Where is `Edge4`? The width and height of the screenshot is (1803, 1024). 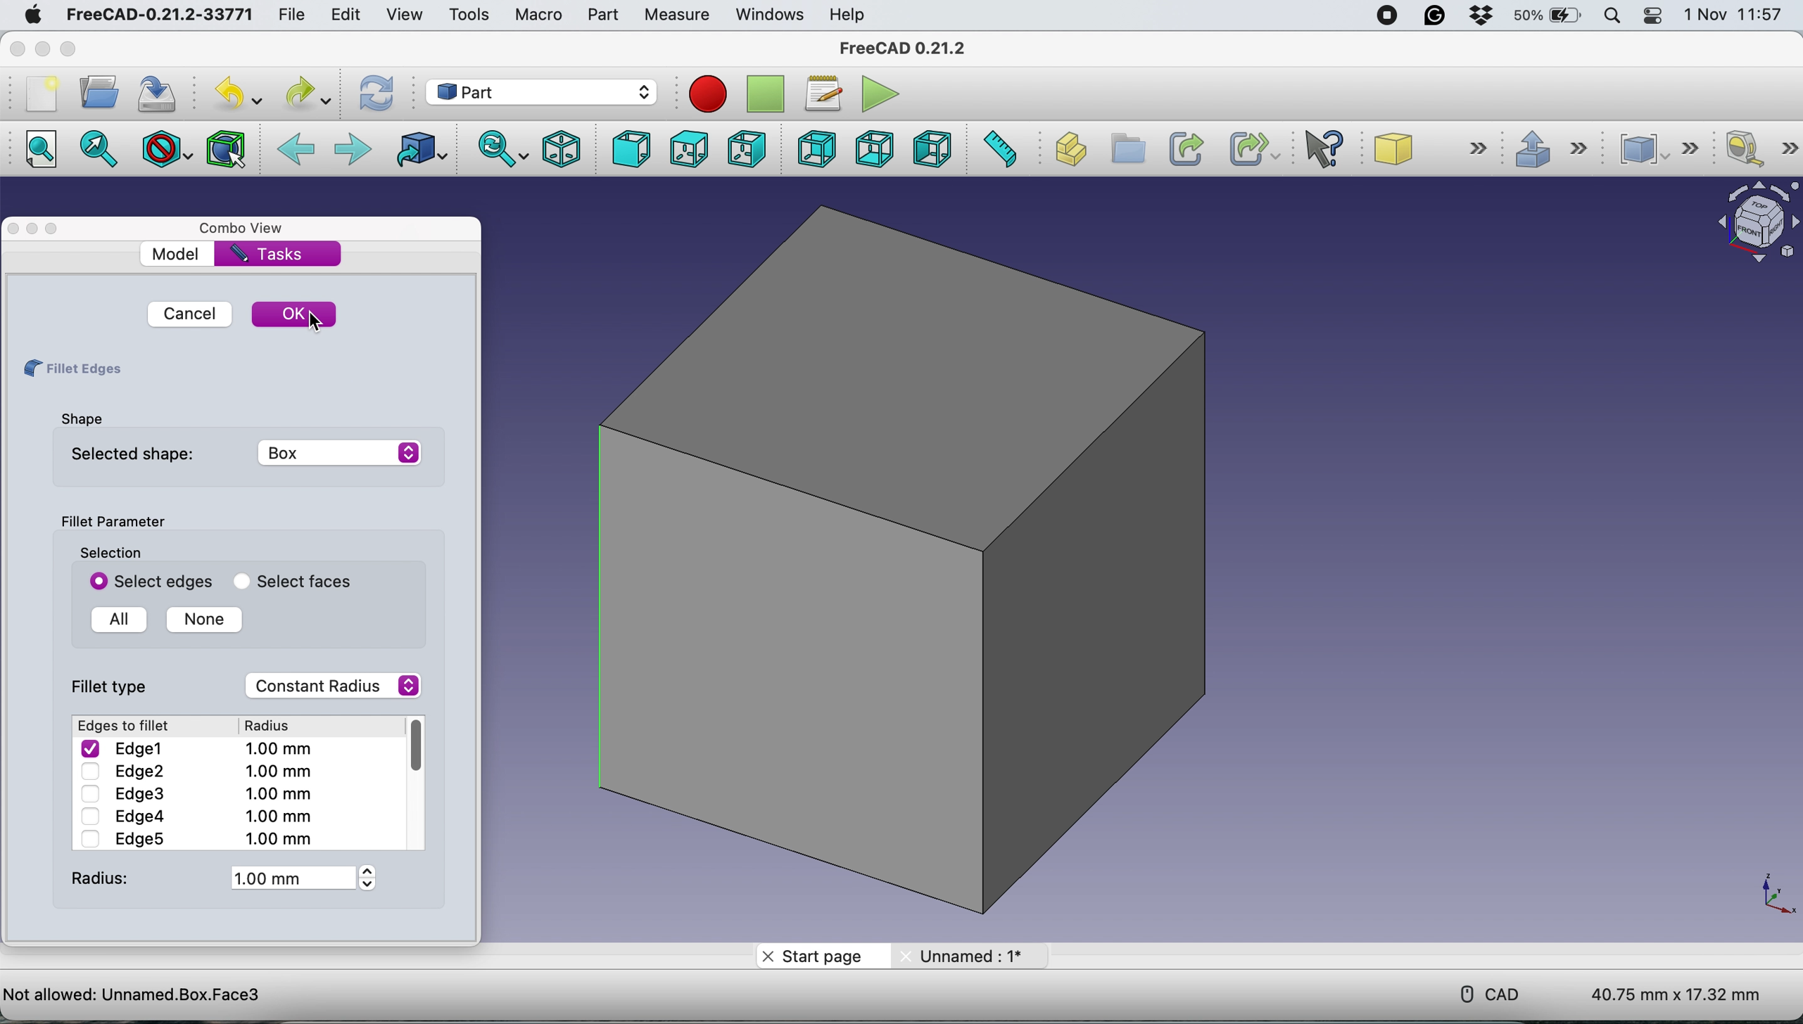 Edge4 is located at coordinates (196, 816).